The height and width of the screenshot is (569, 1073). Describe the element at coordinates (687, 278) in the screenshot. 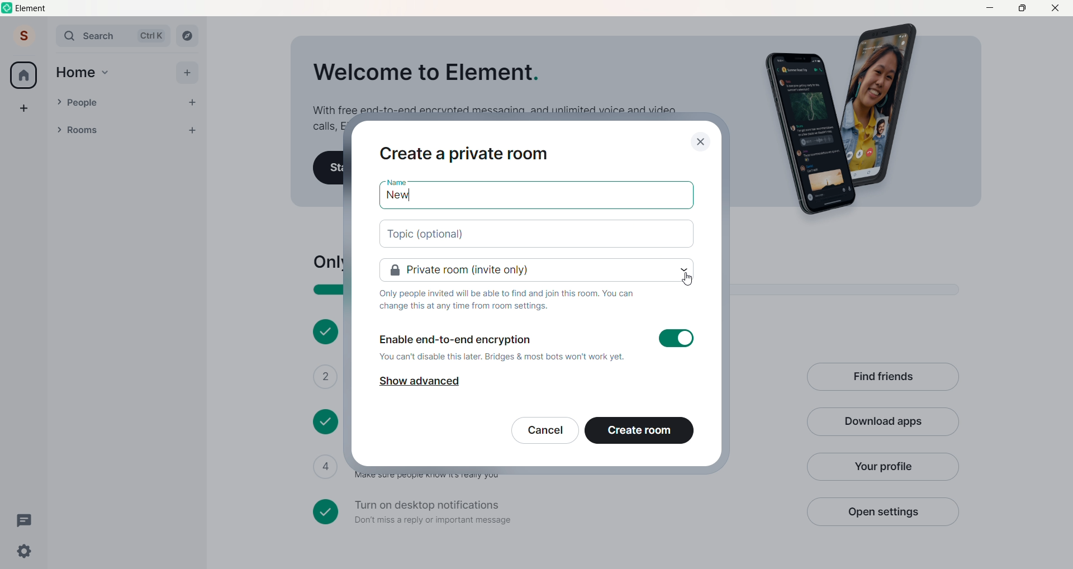

I see `Cursor` at that location.